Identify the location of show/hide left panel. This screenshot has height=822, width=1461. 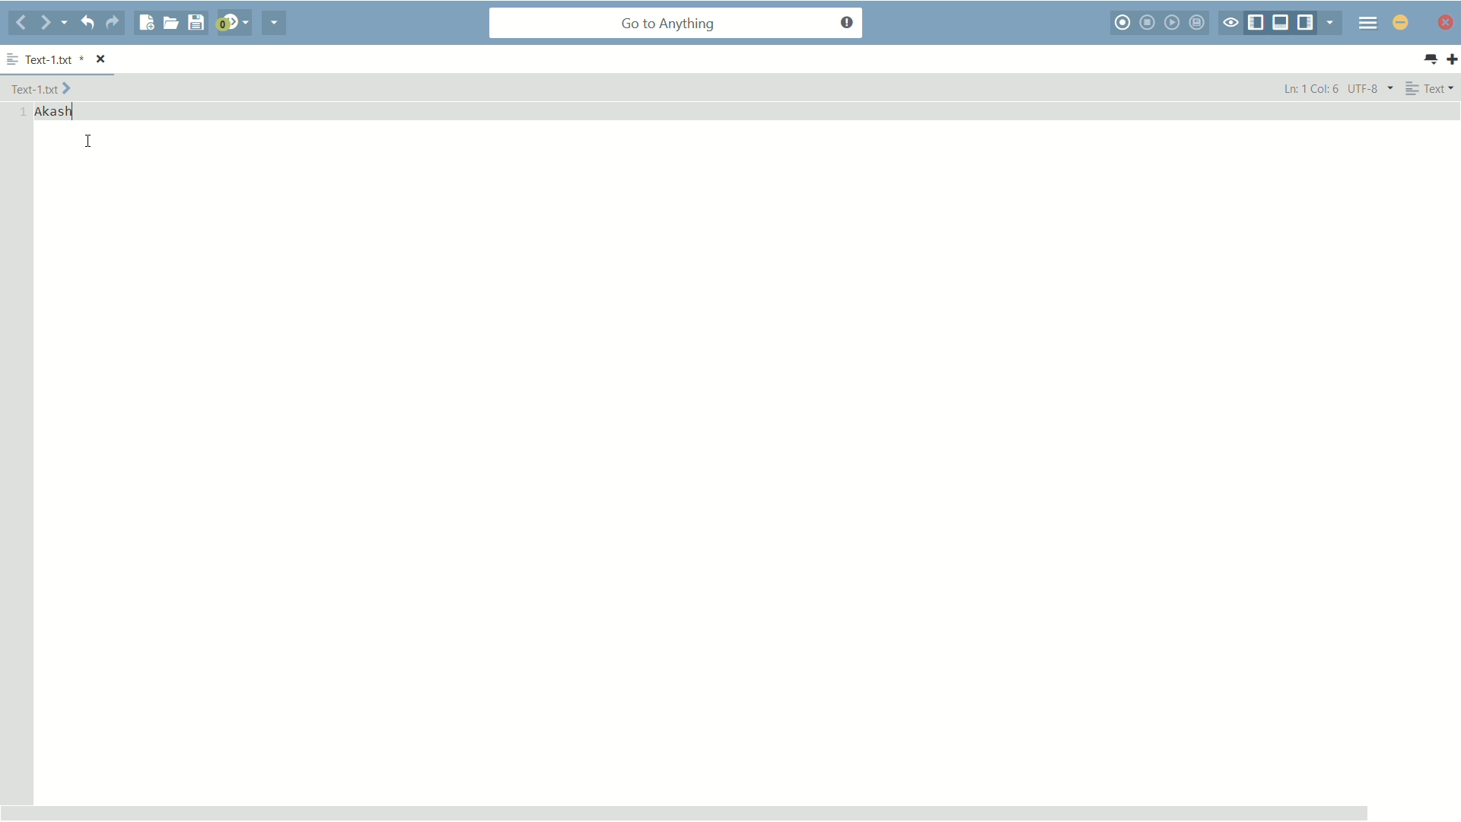
(1255, 23).